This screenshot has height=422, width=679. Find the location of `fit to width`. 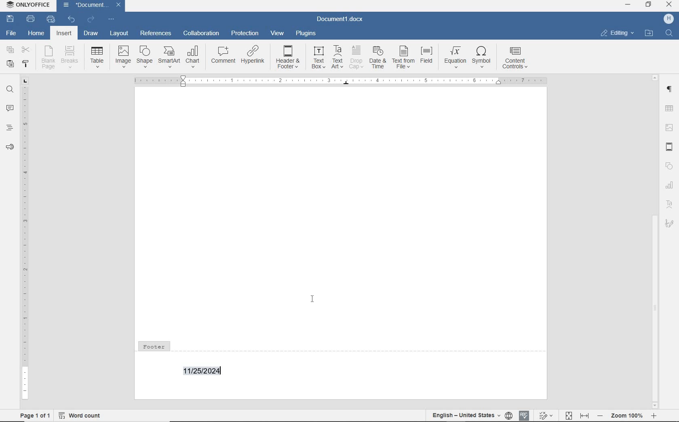

fit to width is located at coordinates (585, 416).